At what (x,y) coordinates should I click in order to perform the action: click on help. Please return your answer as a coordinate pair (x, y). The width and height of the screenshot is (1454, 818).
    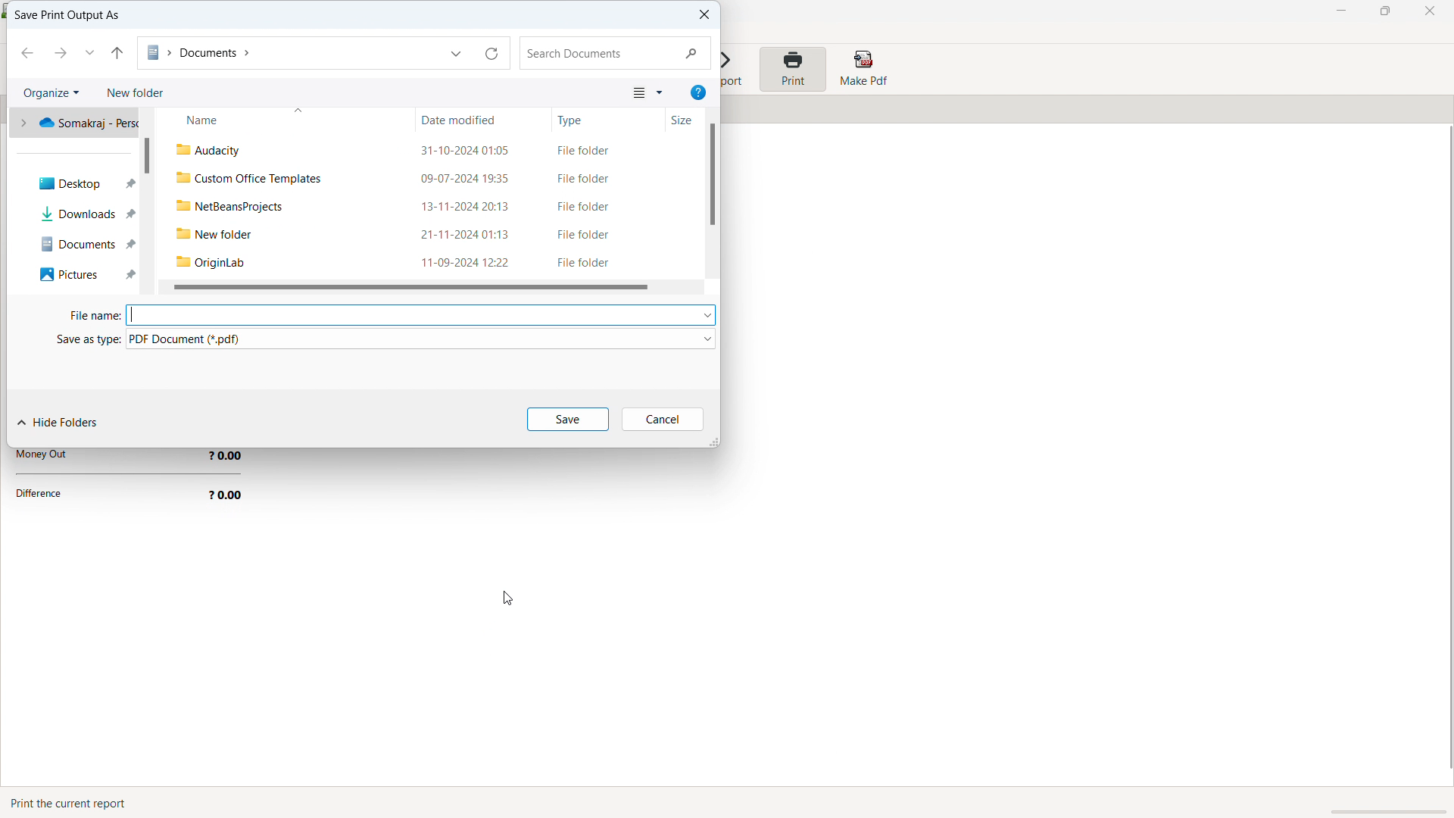
    Looking at the image, I should click on (698, 92).